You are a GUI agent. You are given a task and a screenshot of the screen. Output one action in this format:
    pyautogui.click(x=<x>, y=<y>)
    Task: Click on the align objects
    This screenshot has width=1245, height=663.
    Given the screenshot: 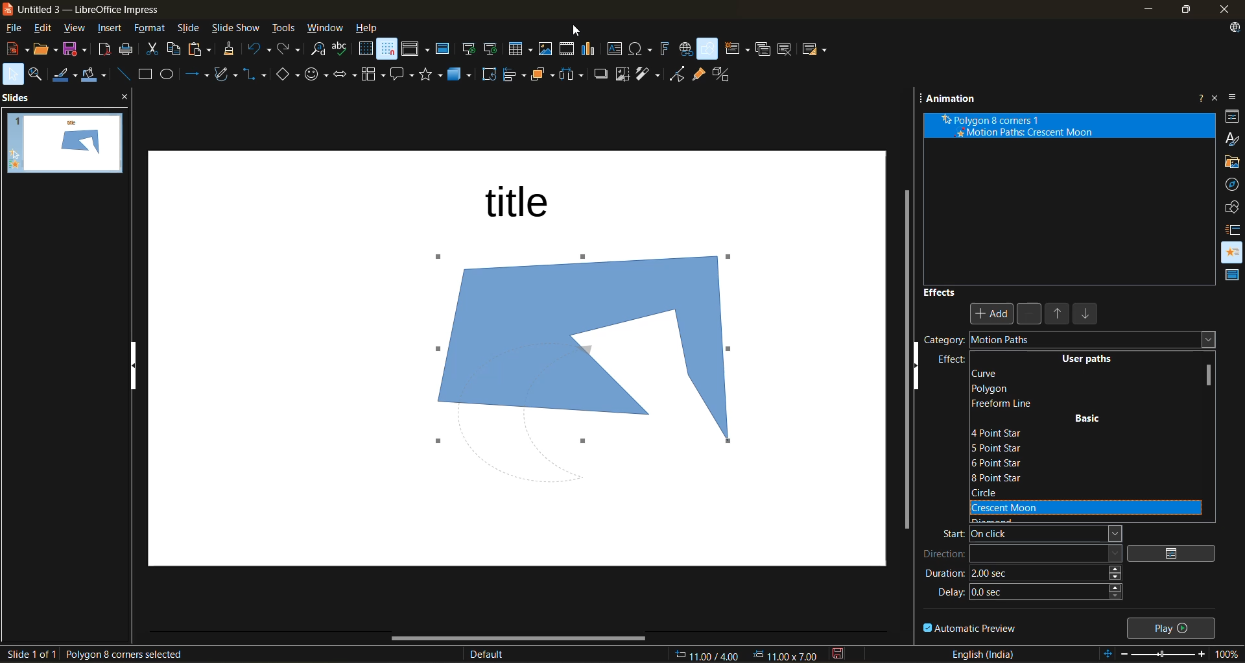 What is the action you would take?
    pyautogui.click(x=513, y=75)
    